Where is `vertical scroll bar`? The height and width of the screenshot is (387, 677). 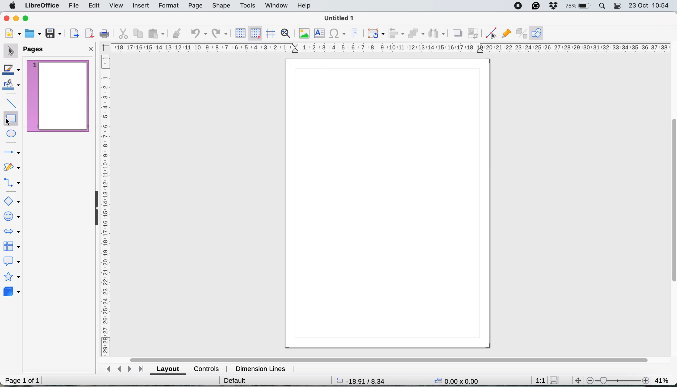 vertical scroll bar is located at coordinates (672, 201).